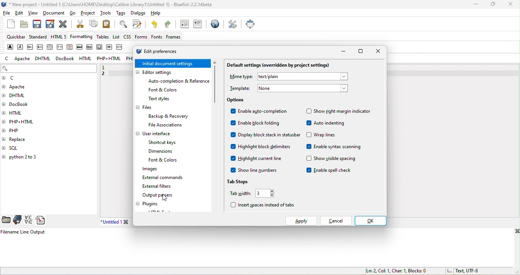  What do you see at coordinates (89, 14) in the screenshot?
I see `project` at bounding box center [89, 14].